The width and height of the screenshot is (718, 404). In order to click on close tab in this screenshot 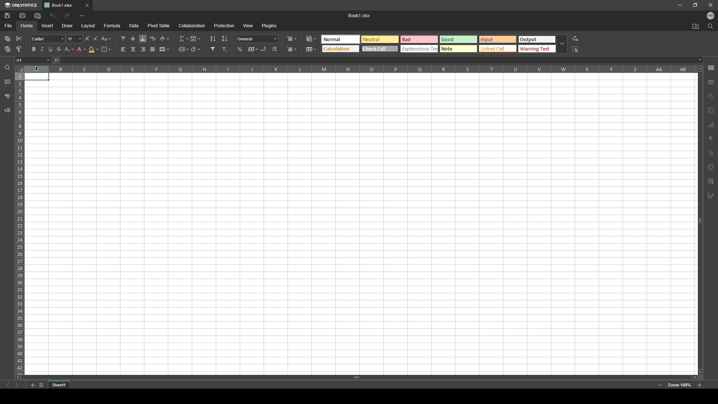, I will do `click(87, 5)`.